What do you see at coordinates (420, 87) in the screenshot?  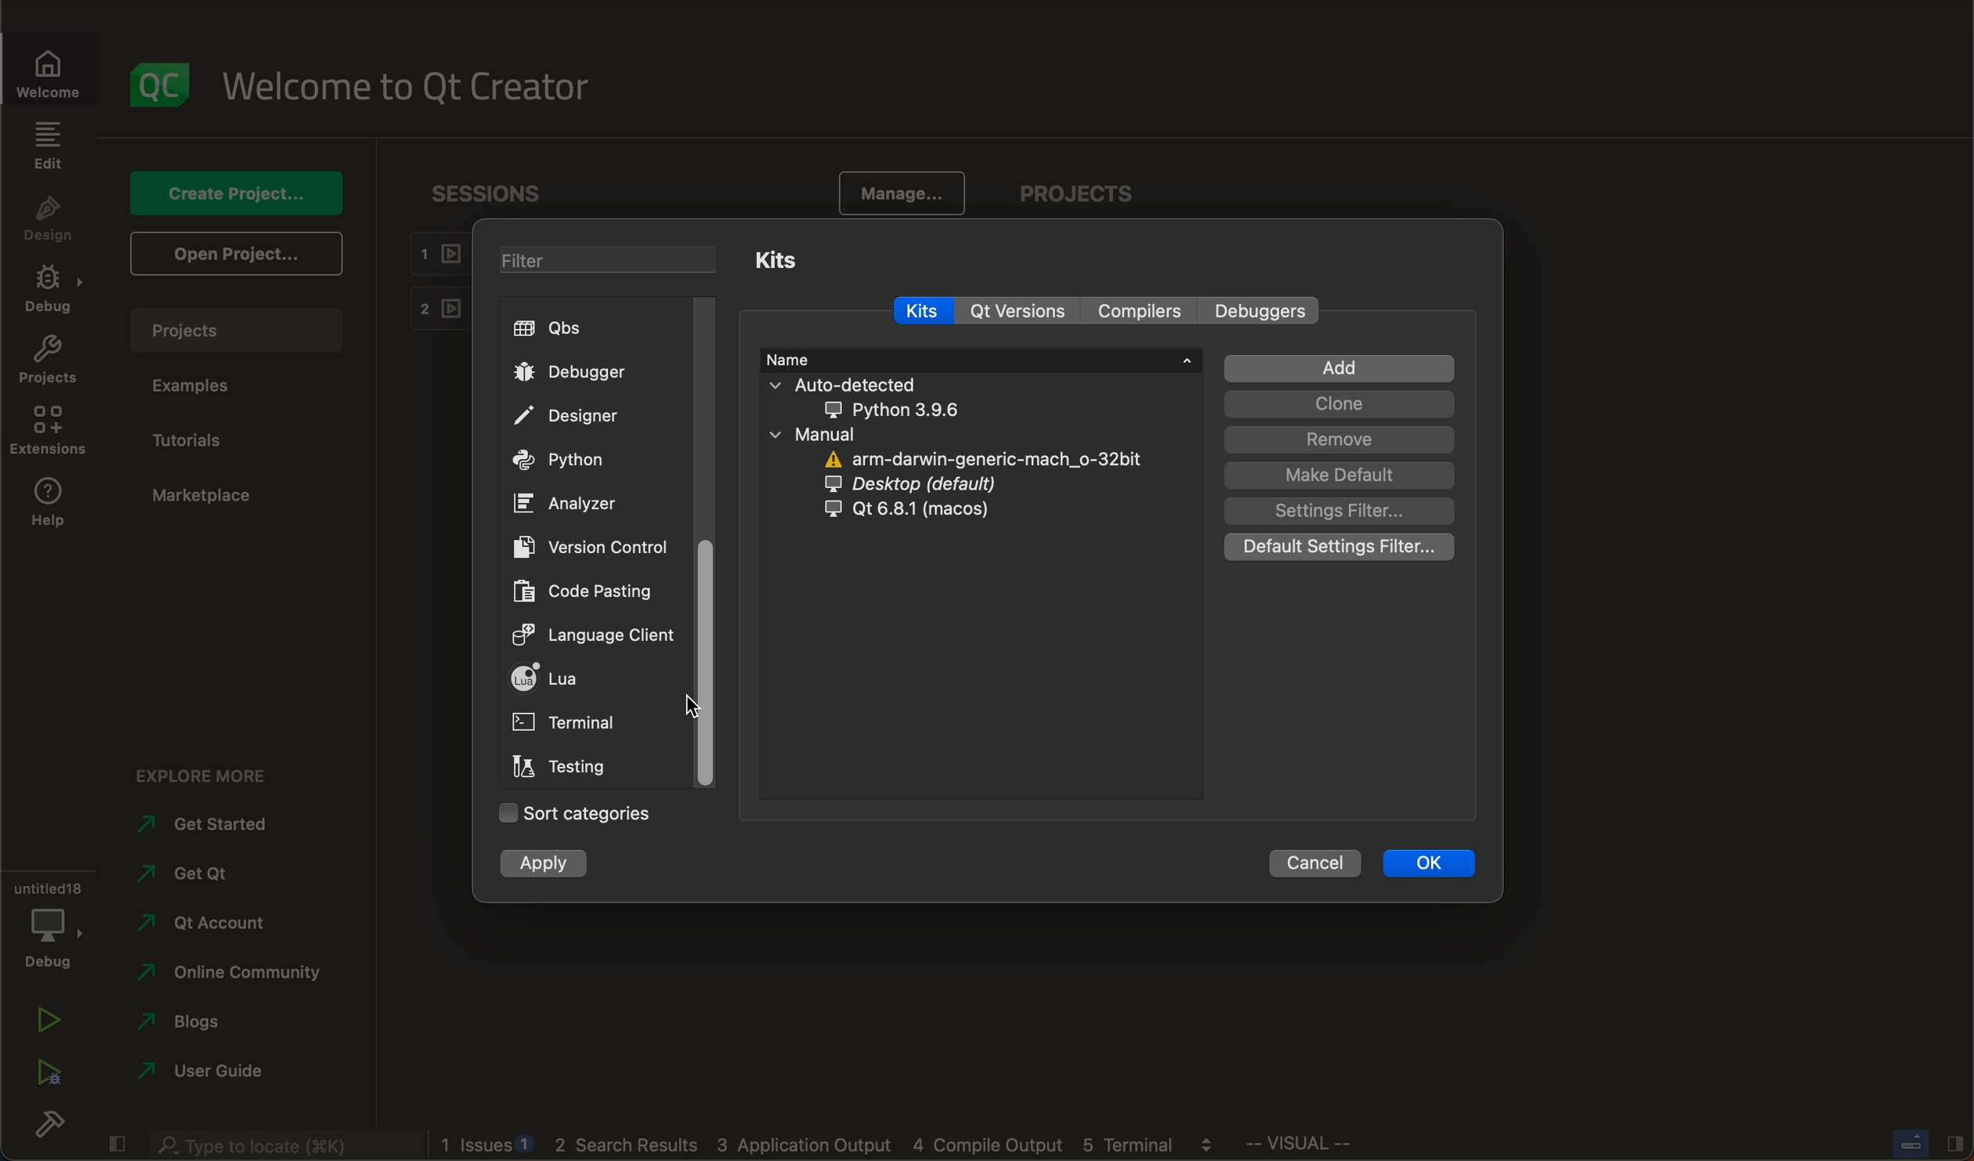 I see `welcome ` at bounding box center [420, 87].